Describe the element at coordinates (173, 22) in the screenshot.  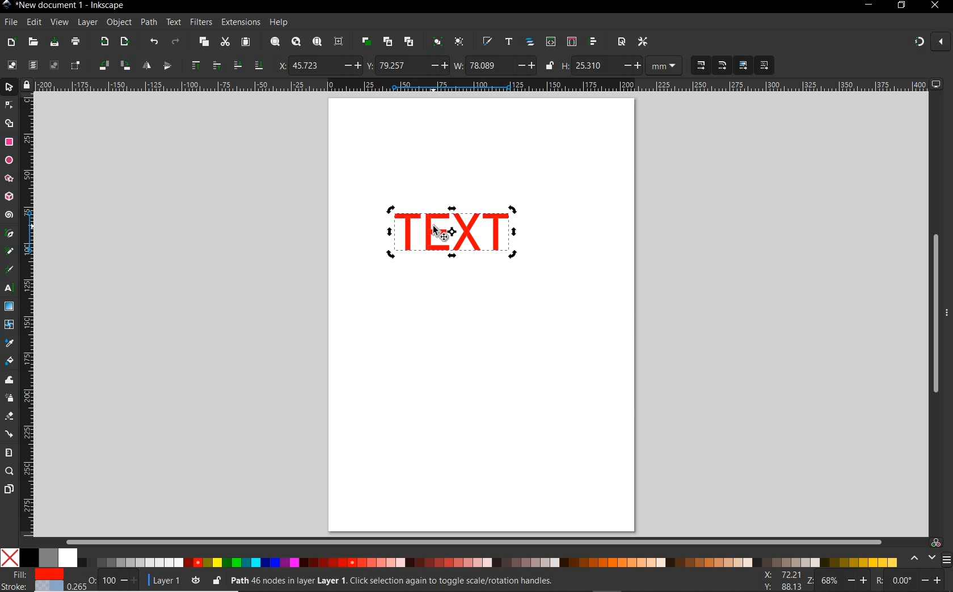
I see `TEXT` at that location.